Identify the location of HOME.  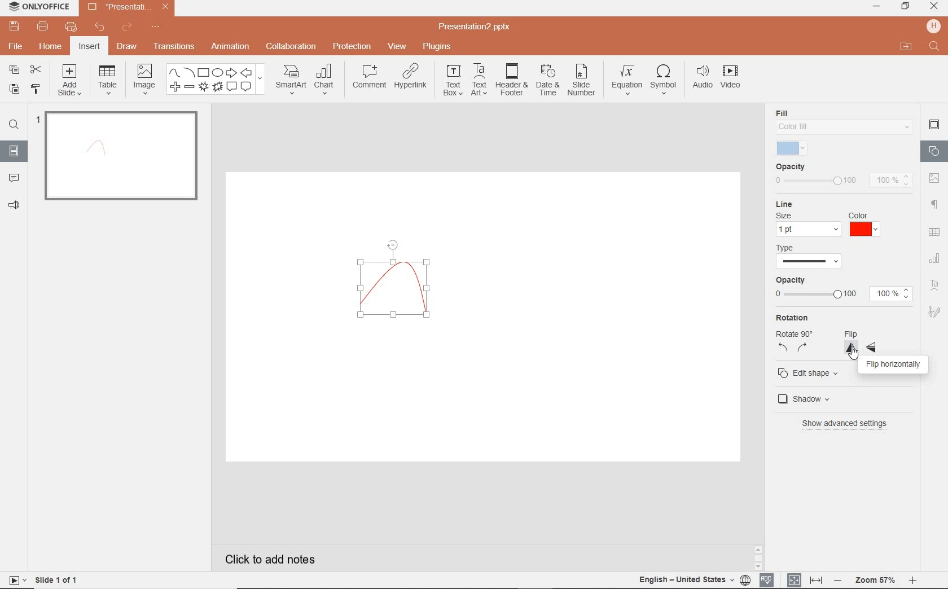
(50, 47).